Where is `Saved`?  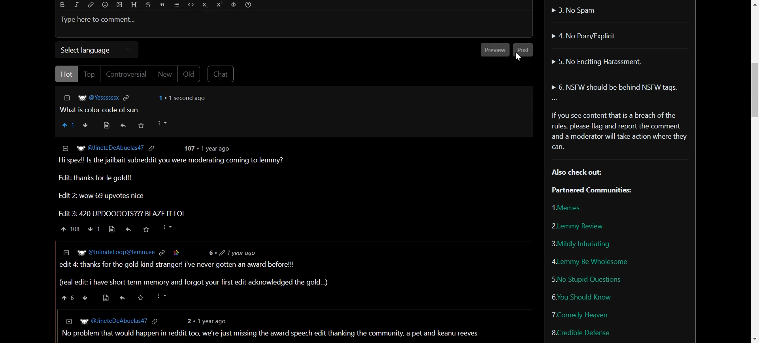 Saved is located at coordinates (141, 126).